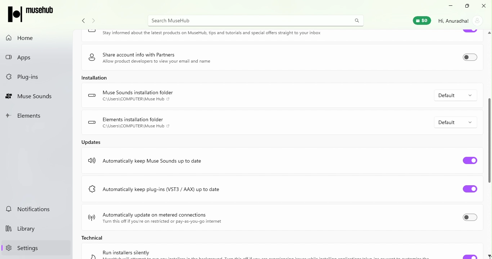 The image size is (492, 259). Describe the element at coordinates (469, 32) in the screenshot. I see `Toggle` at that location.